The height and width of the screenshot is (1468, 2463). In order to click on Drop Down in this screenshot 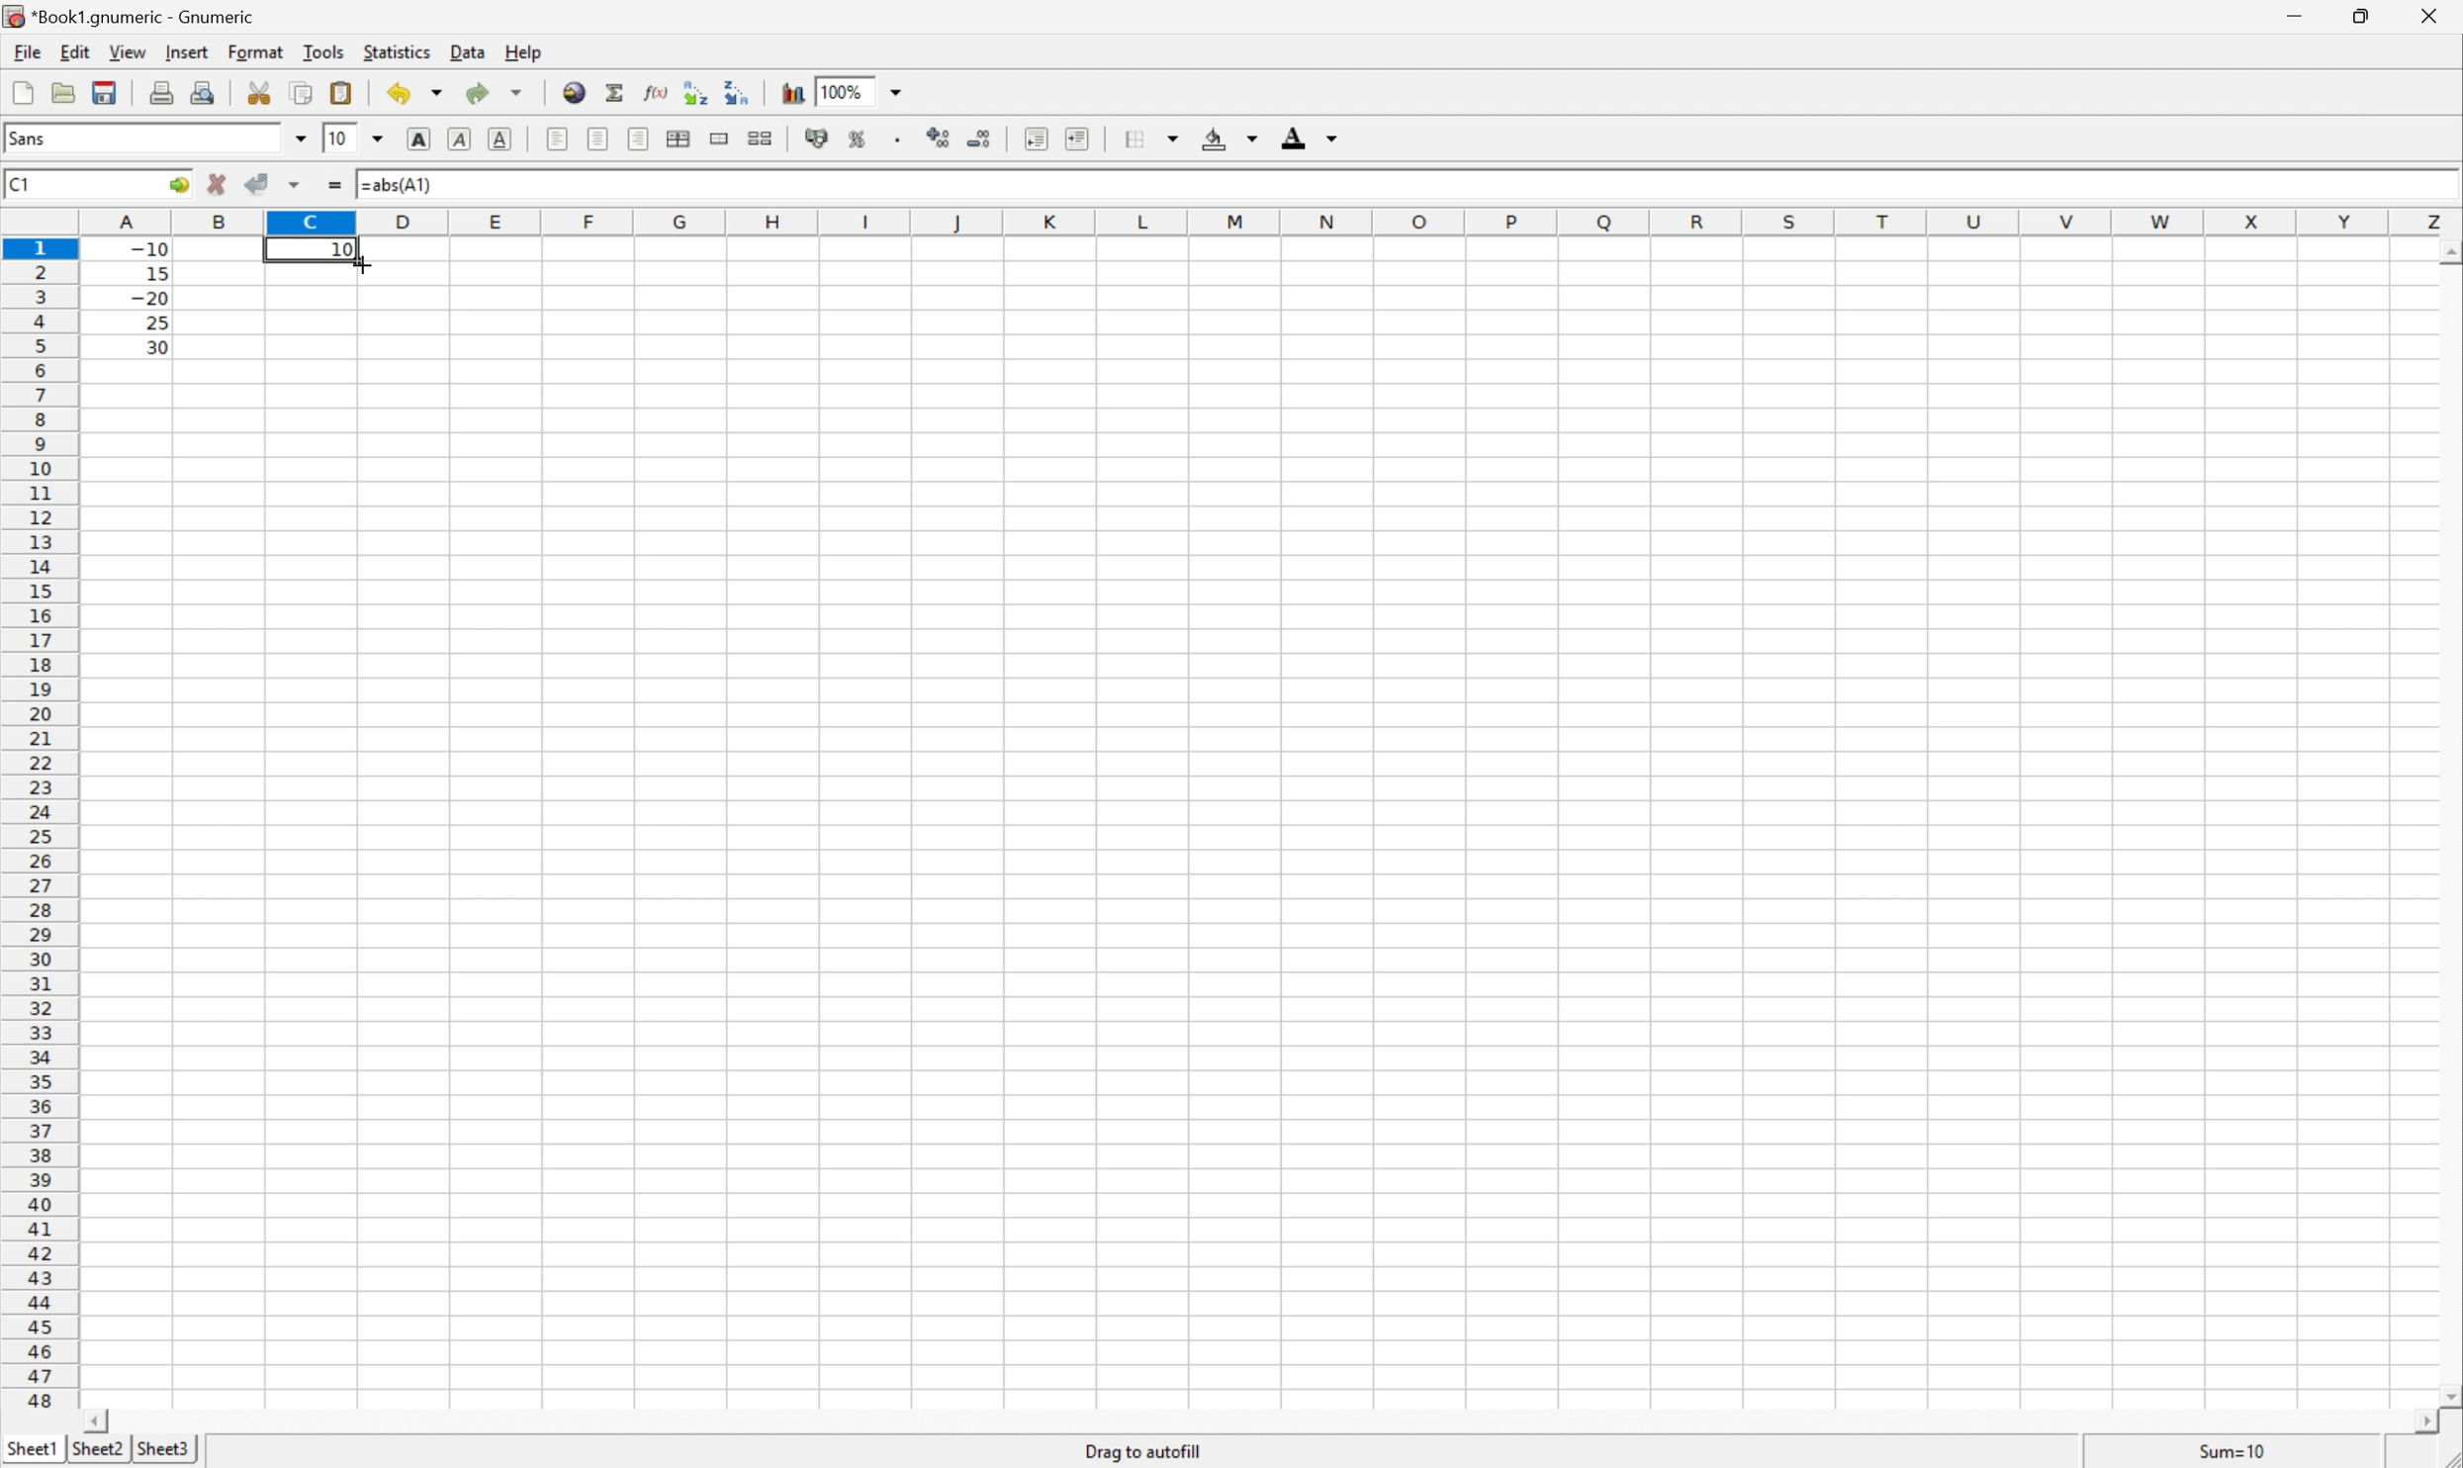, I will do `click(1178, 135)`.